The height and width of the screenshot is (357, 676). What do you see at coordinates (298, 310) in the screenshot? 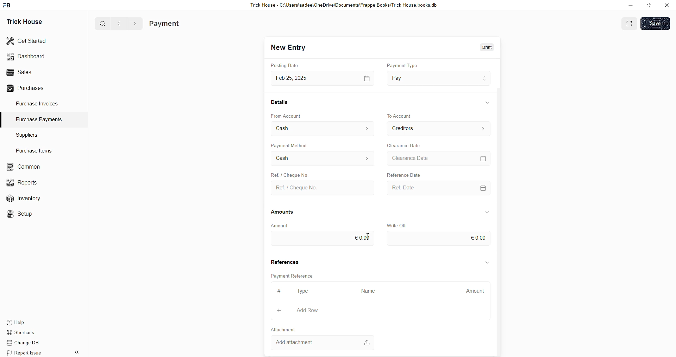
I see `Add Row` at bounding box center [298, 310].